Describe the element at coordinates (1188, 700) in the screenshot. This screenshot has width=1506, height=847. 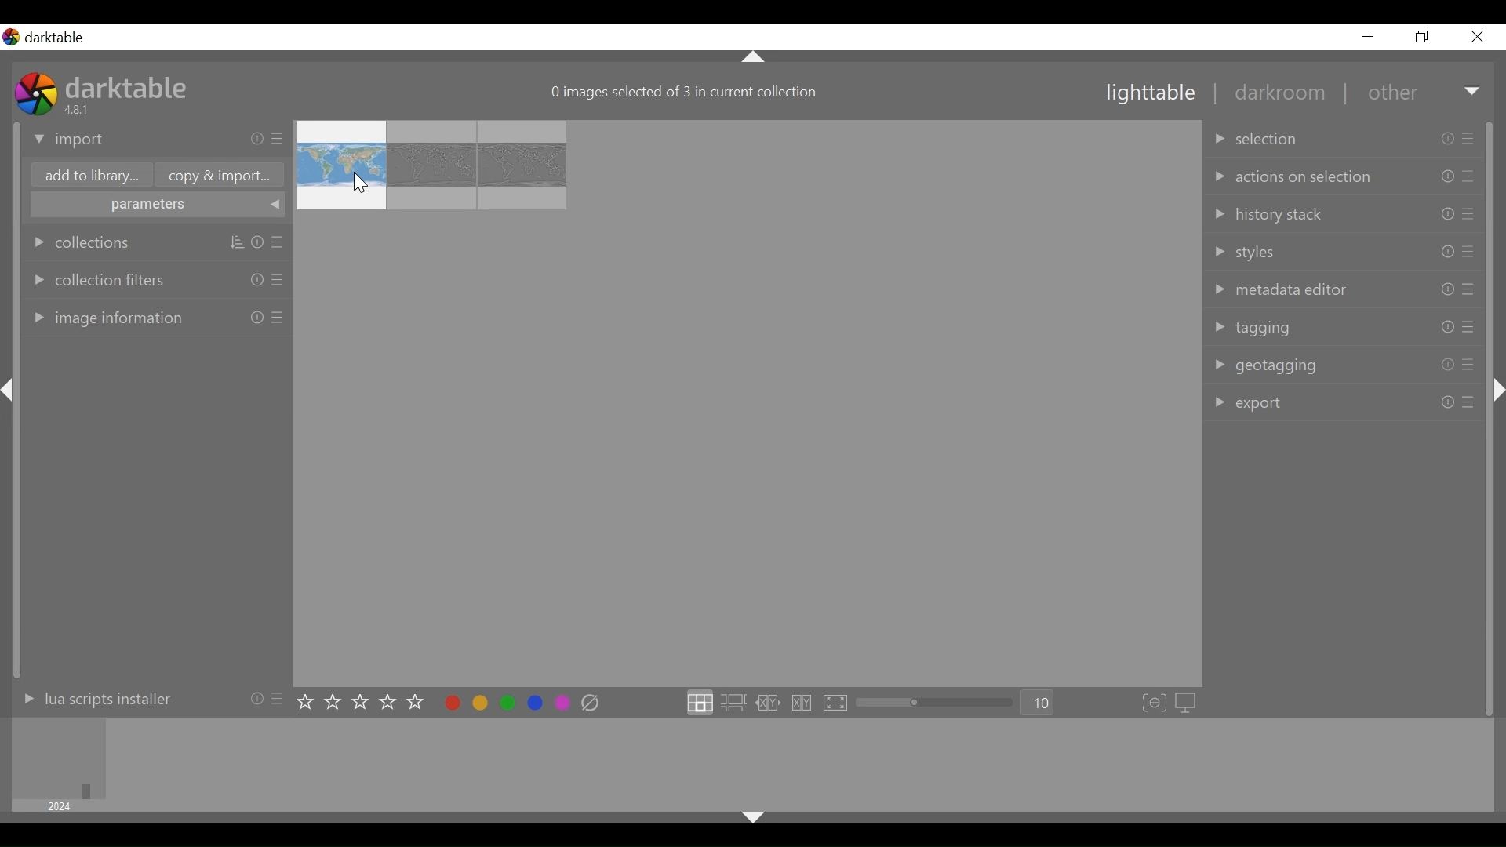
I see `set display profile` at that location.